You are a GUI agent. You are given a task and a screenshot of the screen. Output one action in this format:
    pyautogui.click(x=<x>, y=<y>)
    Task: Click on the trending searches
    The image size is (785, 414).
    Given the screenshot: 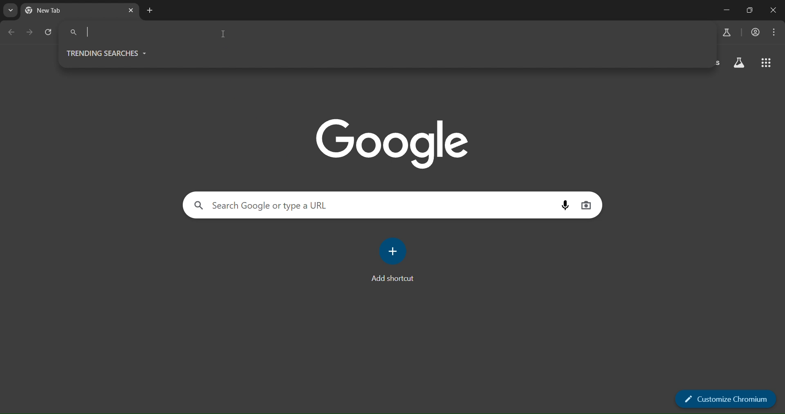 What is the action you would take?
    pyautogui.click(x=117, y=53)
    